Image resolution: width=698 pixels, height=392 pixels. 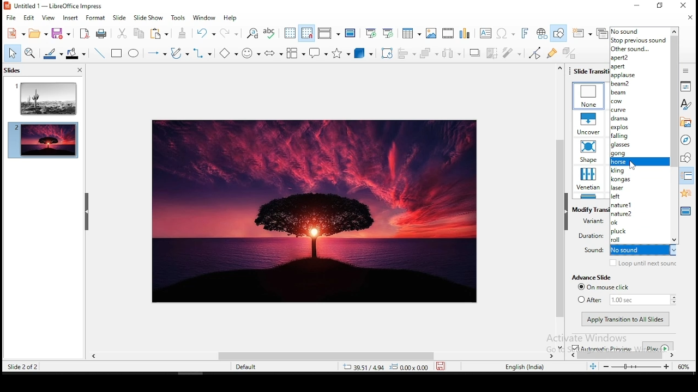 What do you see at coordinates (639, 58) in the screenshot?
I see `apert2` at bounding box center [639, 58].